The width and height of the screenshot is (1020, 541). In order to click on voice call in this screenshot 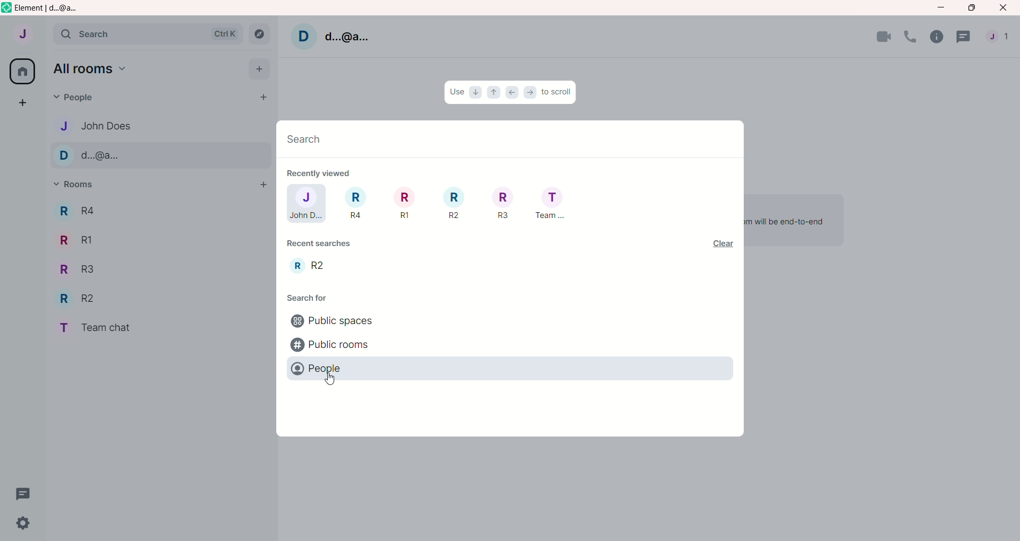, I will do `click(913, 37)`.